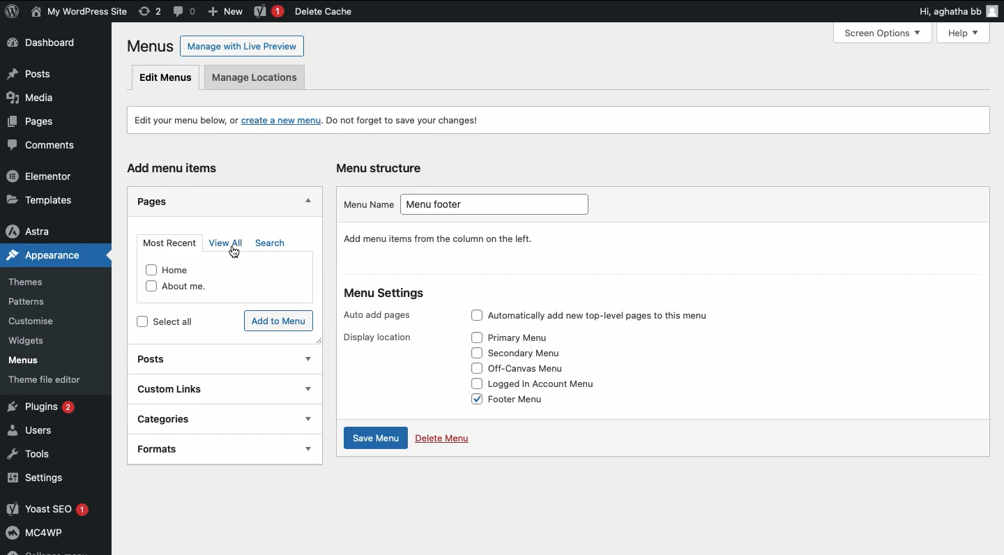 This screenshot has height=555, width=1004. I want to click on Astra, so click(50, 231).